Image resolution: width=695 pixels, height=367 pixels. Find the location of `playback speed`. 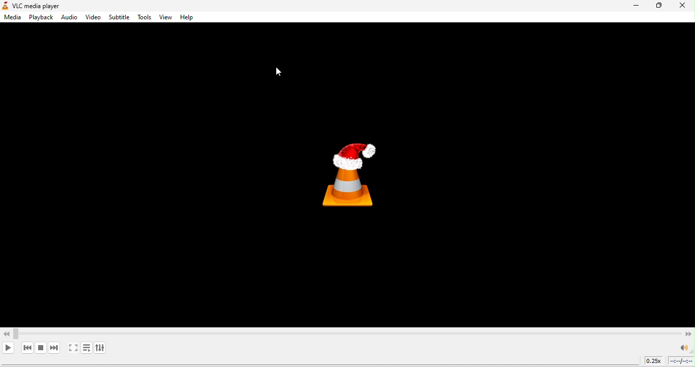

playback speed is located at coordinates (654, 361).